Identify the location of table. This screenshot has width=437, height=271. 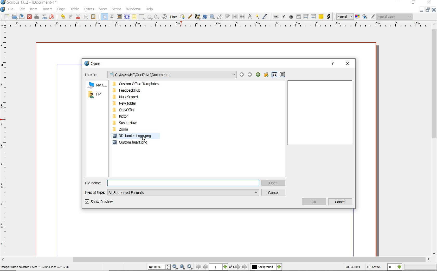
(134, 17).